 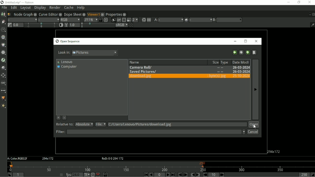 What do you see at coordinates (3, 91) in the screenshot?
I see `Other` at bounding box center [3, 91].